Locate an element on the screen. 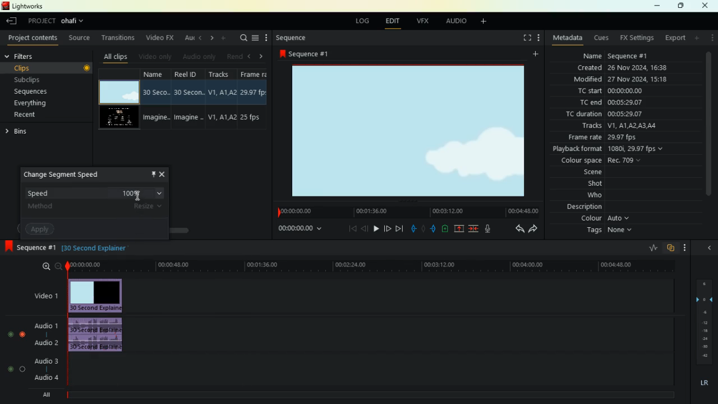 This screenshot has width=718, height=404. push is located at coordinates (434, 229).